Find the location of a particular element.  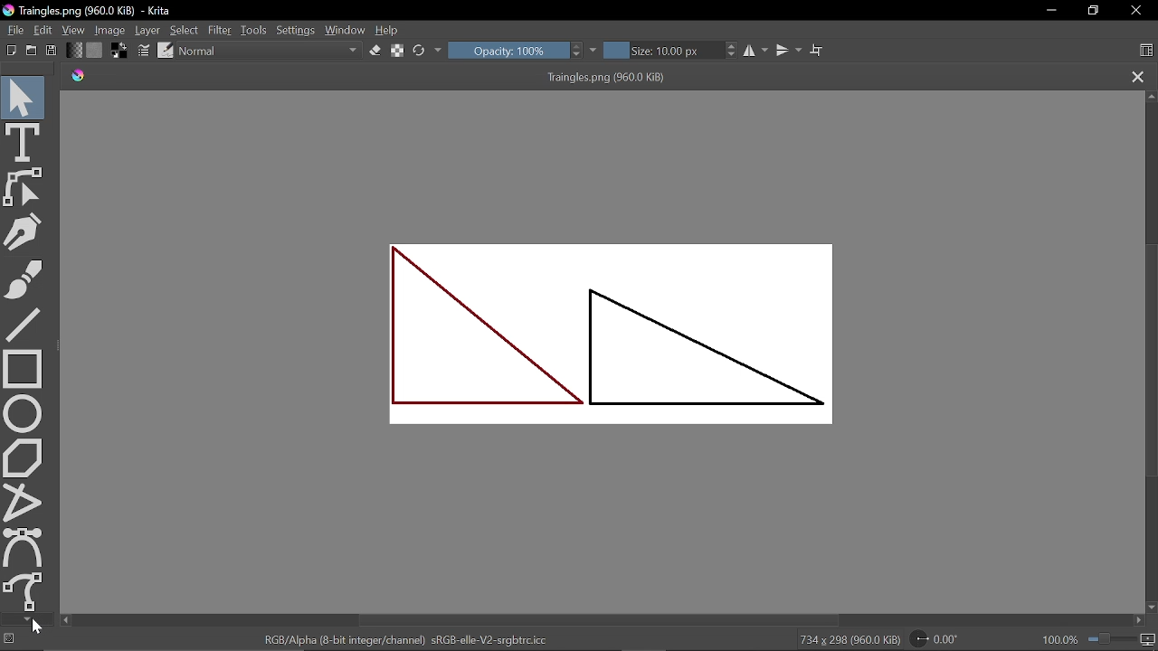

Ellipse tool is located at coordinates (24, 413).